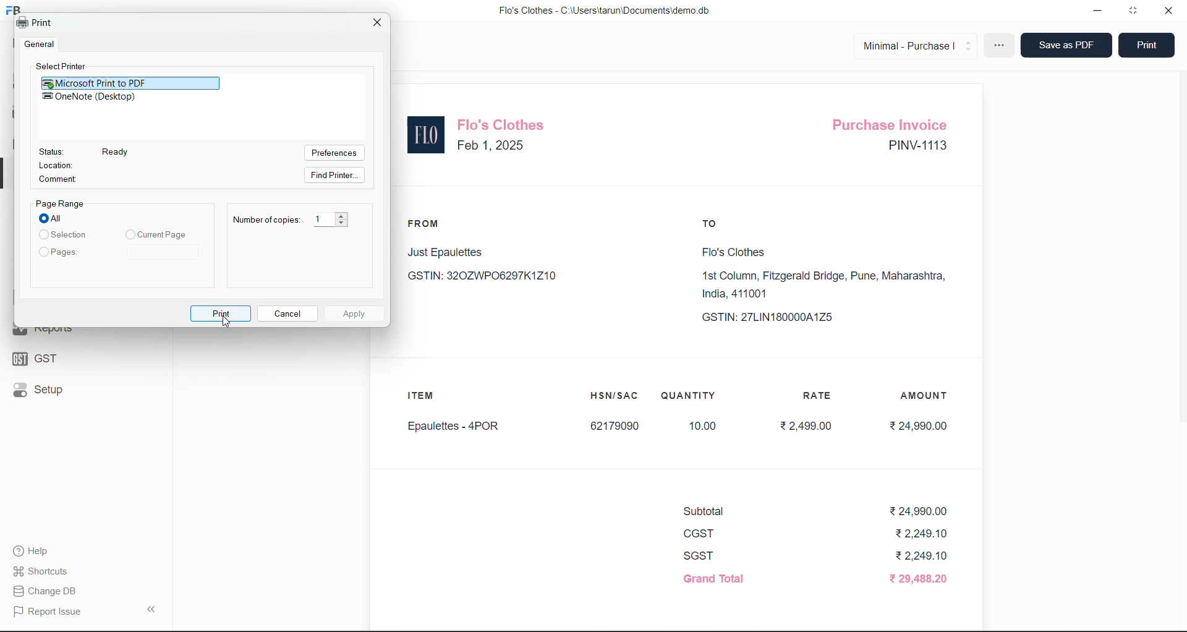  I want to click on close, so click(381, 24).